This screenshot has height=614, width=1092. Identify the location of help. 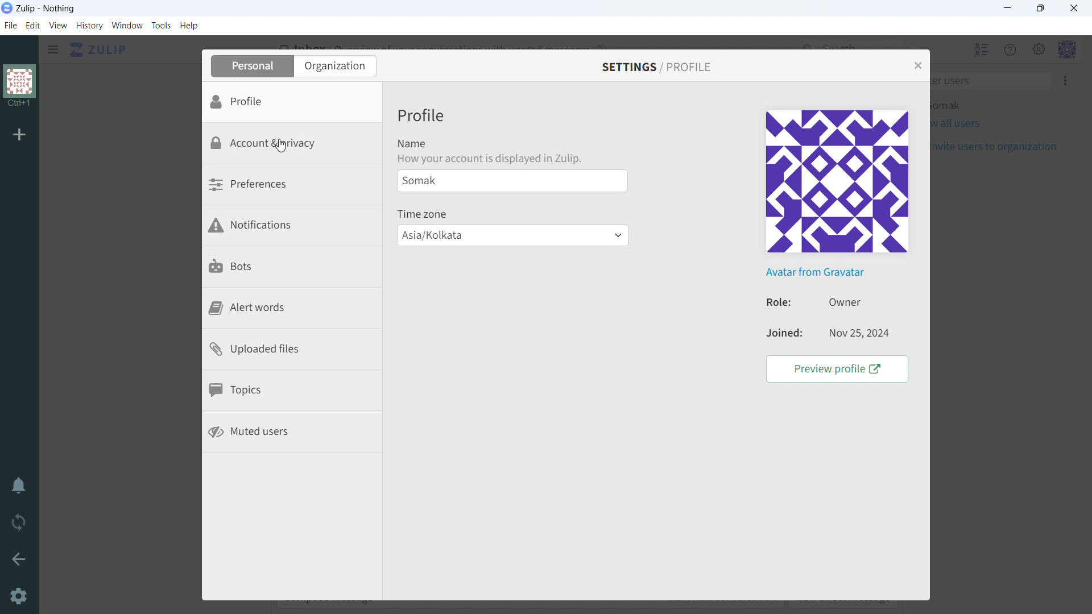
(189, 25).